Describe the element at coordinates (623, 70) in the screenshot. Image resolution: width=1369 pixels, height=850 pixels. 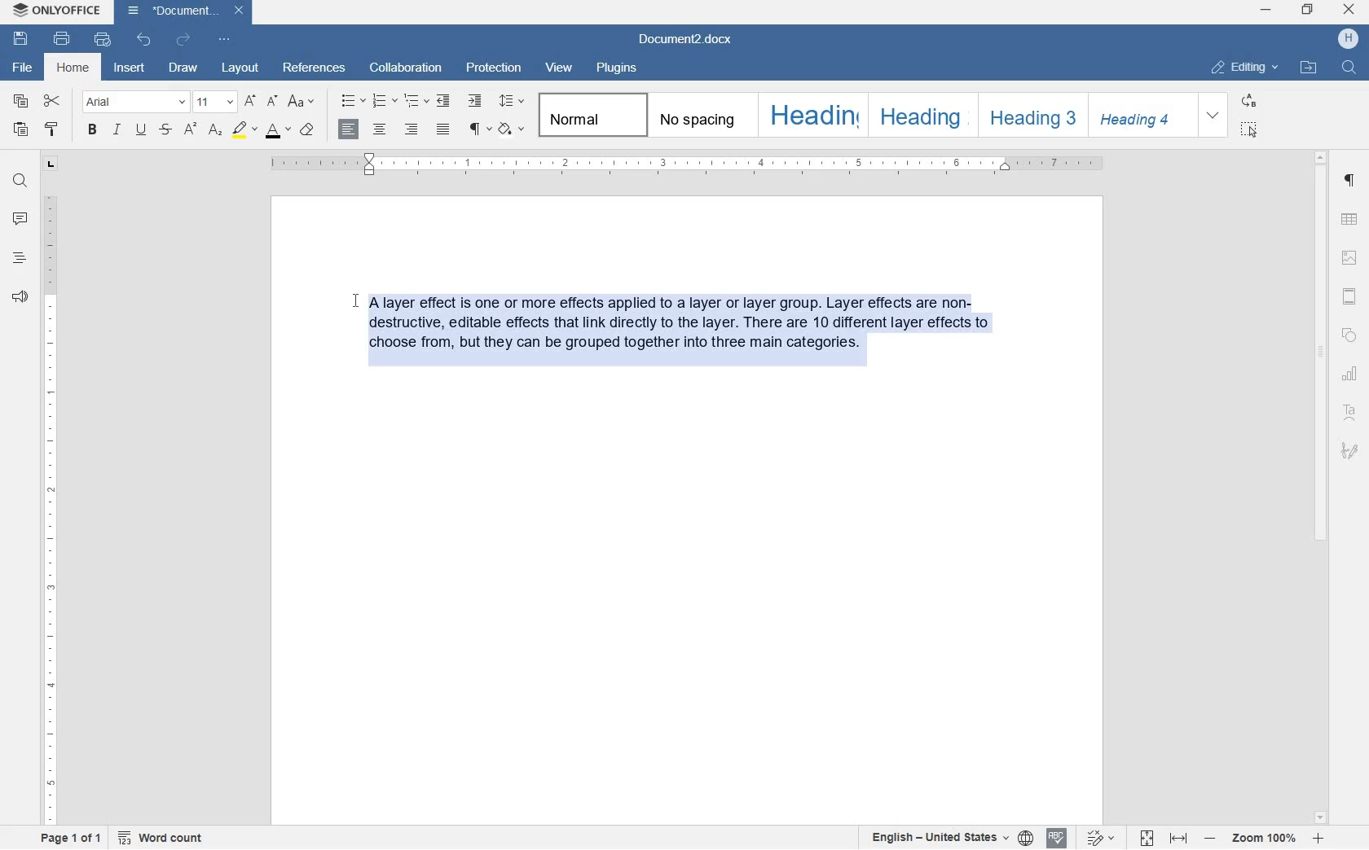
I see `plugins` at that location.